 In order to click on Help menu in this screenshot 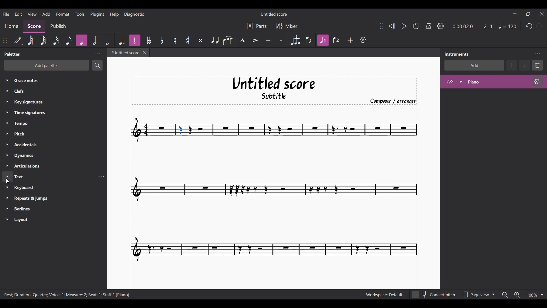, I will do `click(115, 14)`.